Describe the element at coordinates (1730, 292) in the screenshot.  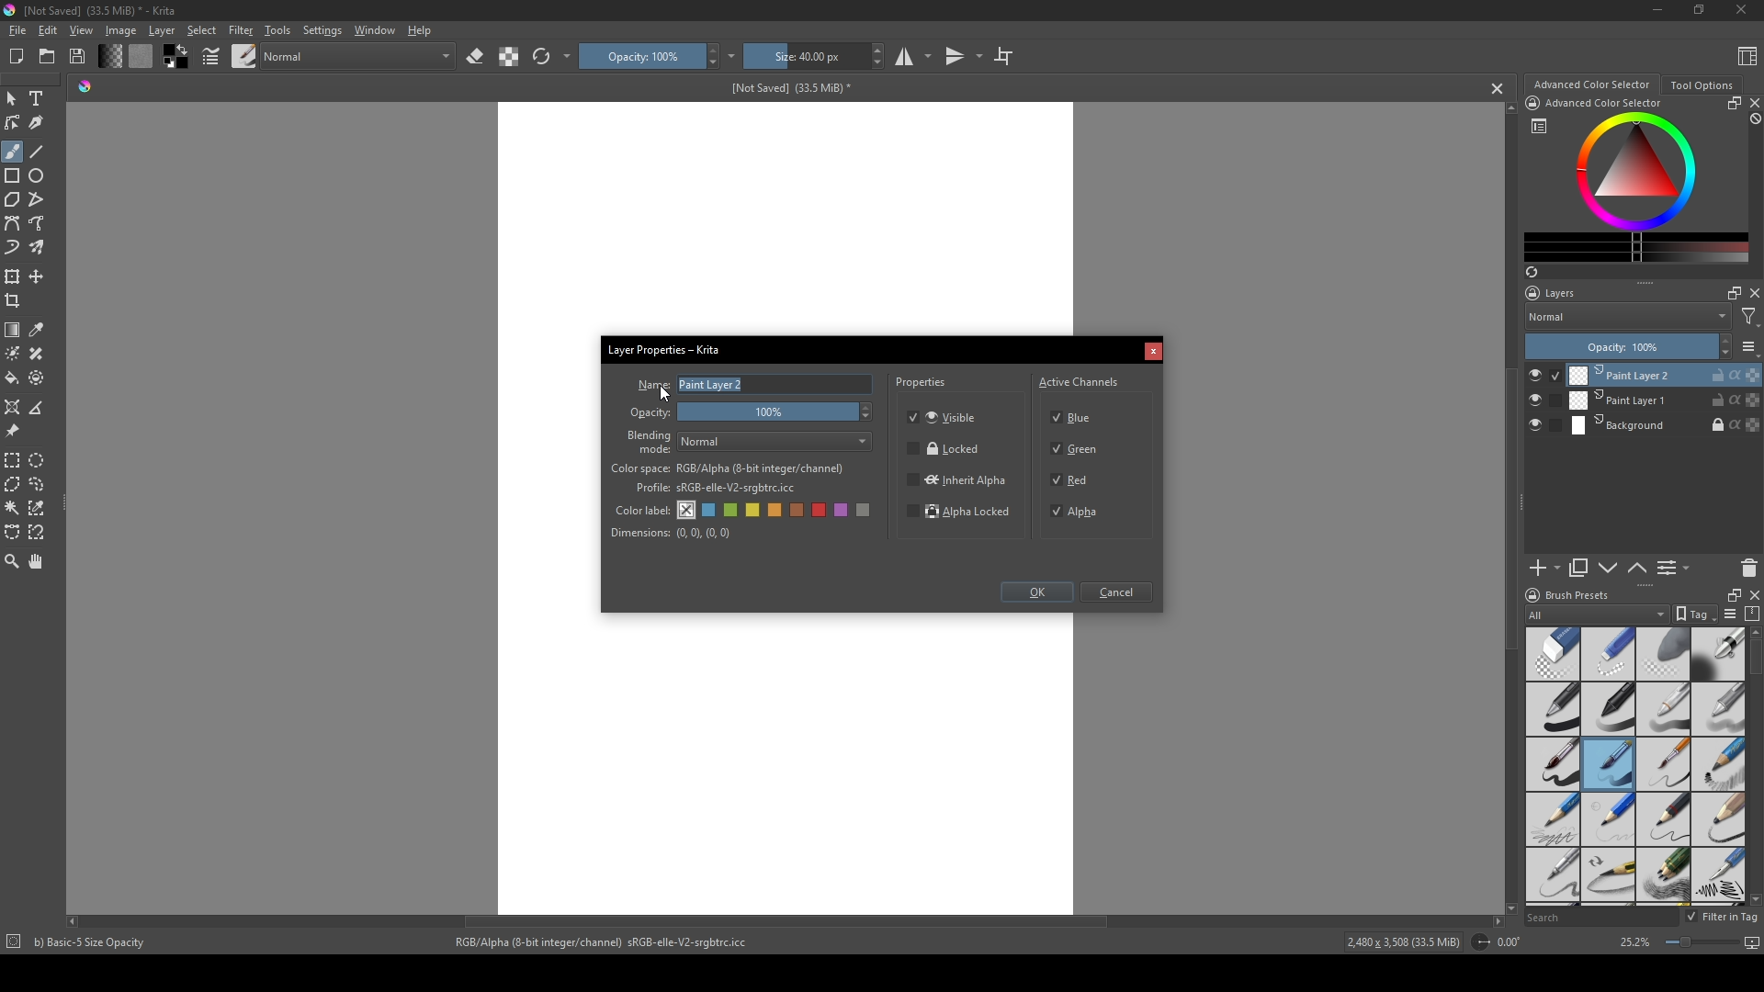
I see `maximize` at that location.